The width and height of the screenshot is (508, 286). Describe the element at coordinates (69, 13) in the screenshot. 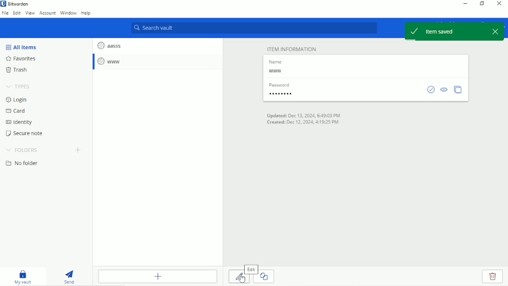

I see `Window` at that location.